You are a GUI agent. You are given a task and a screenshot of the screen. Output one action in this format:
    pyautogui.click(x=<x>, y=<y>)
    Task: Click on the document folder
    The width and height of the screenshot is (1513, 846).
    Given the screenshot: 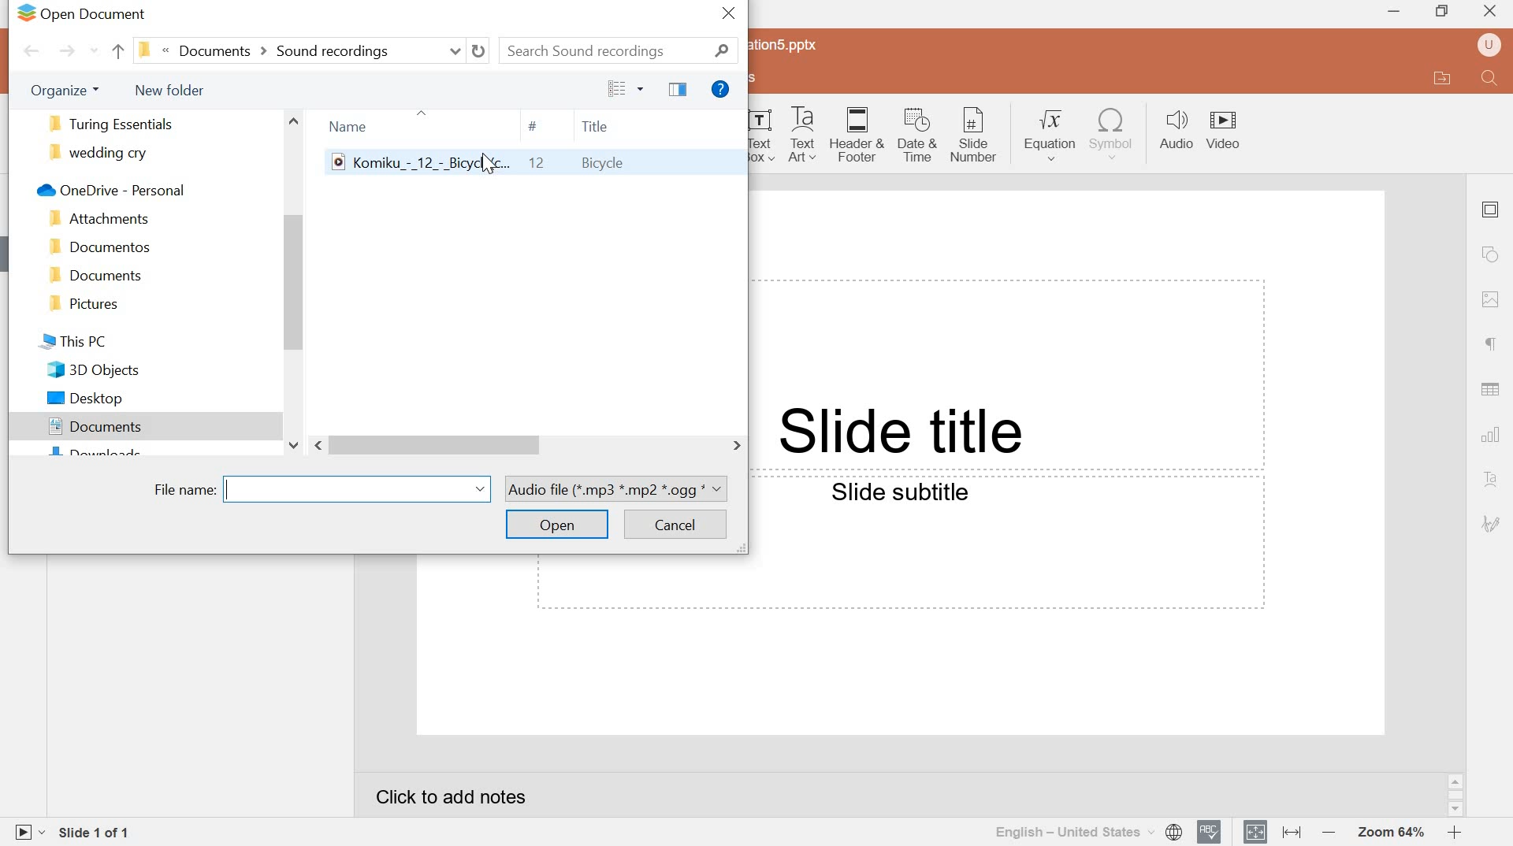 What is the action you would take?
    pyautogui.click(x=93, y=276)
    